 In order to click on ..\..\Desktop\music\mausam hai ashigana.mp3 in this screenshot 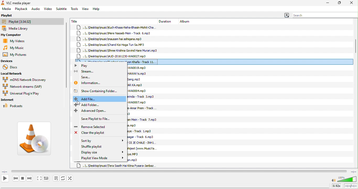, I will do `click(114, 38)`.